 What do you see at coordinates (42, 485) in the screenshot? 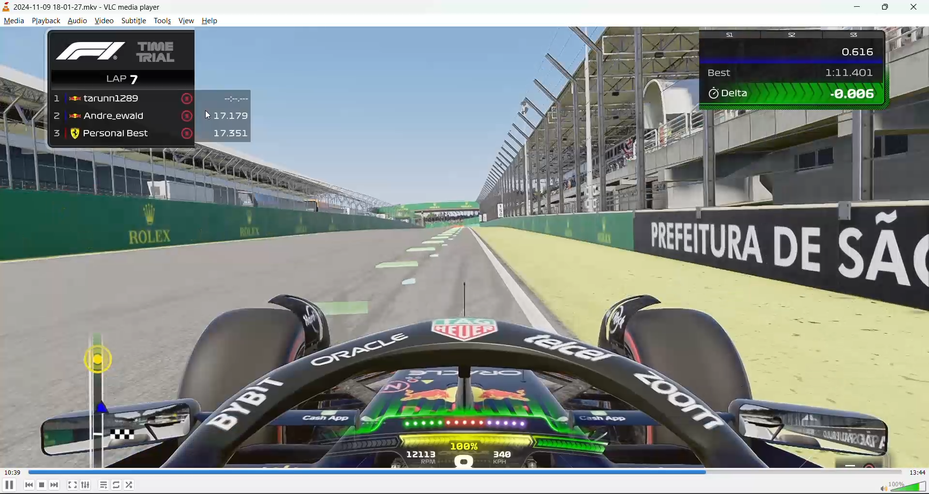
I see `stop` at bounding box center [42, 485].